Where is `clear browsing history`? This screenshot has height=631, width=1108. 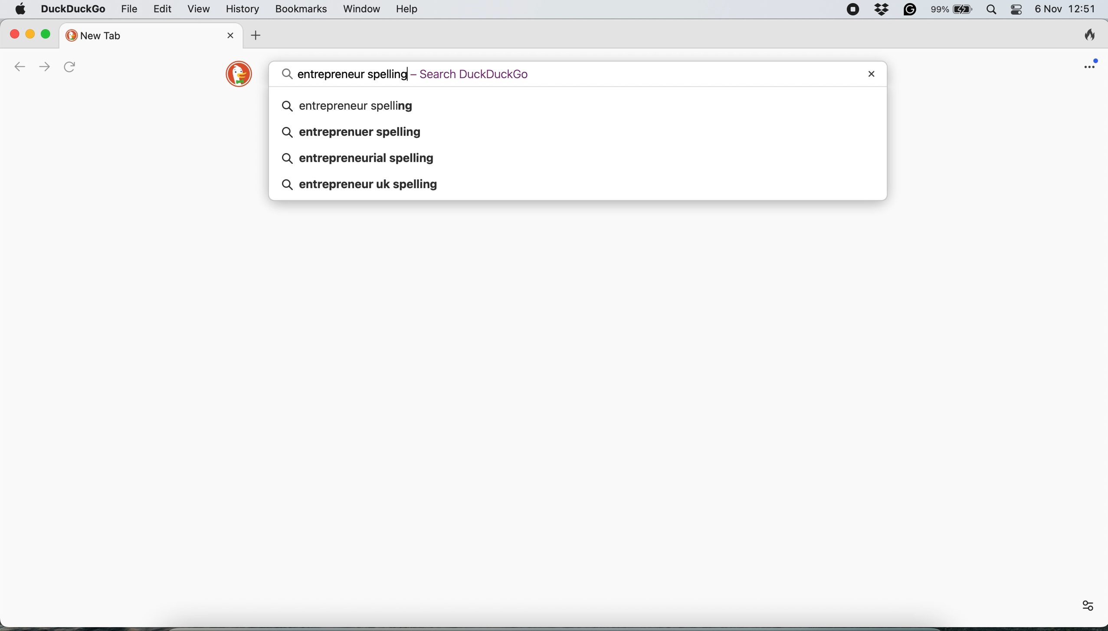 clear browsing history is located at coordinates (1085, 34).